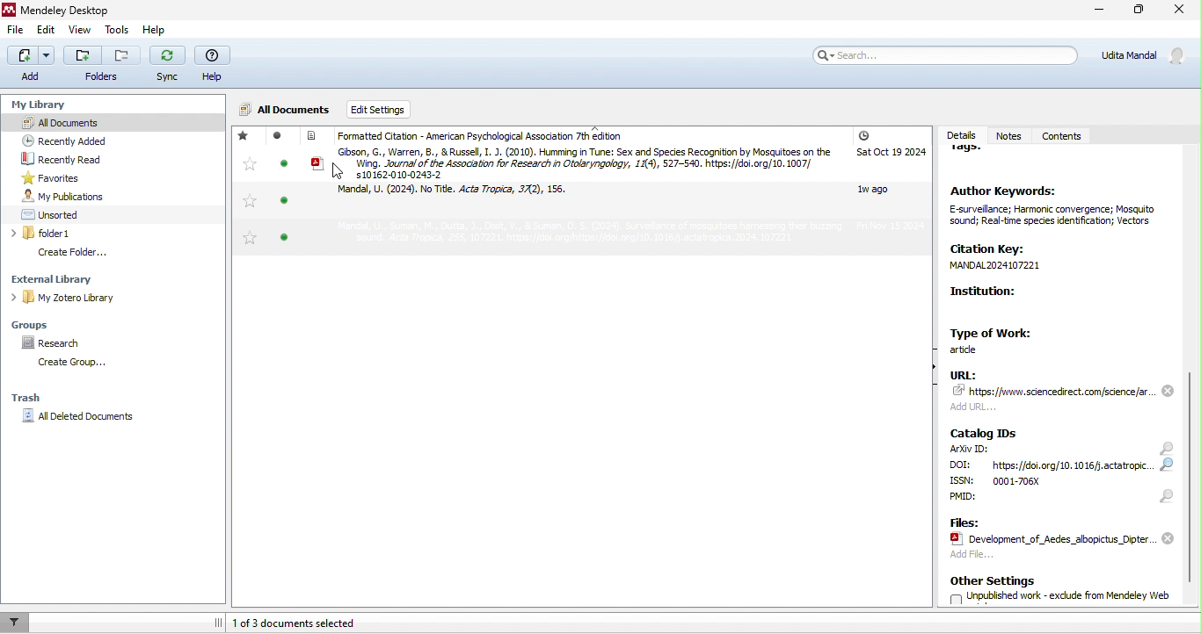  What do you see at coordinates (286, 111) in the screenshot?
I see `All documents` at bounding box center [286, 111].